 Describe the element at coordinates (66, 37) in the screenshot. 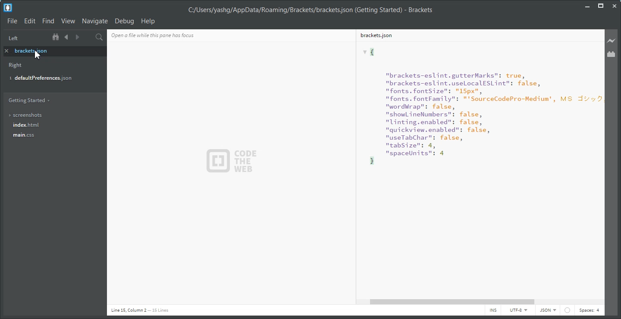

I see `Navigate Backward` at that location.